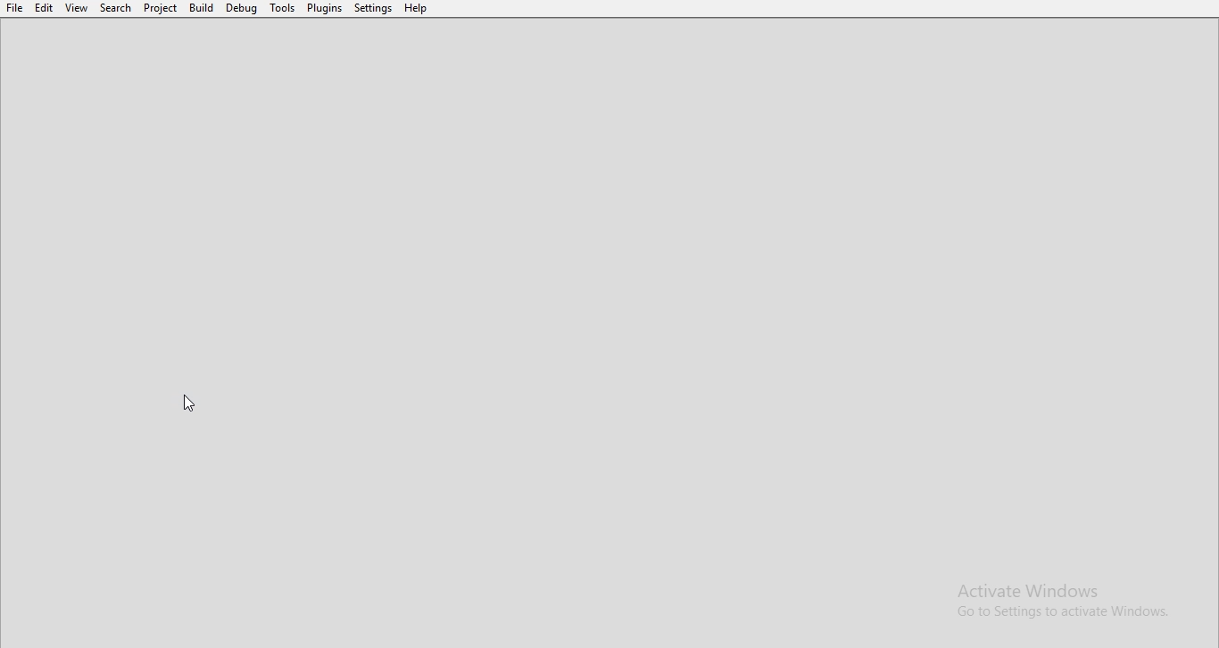  What do you see at coordinates (372, 8) in the screenshot?
I see `Settings ` at bounding box center [372, 8].